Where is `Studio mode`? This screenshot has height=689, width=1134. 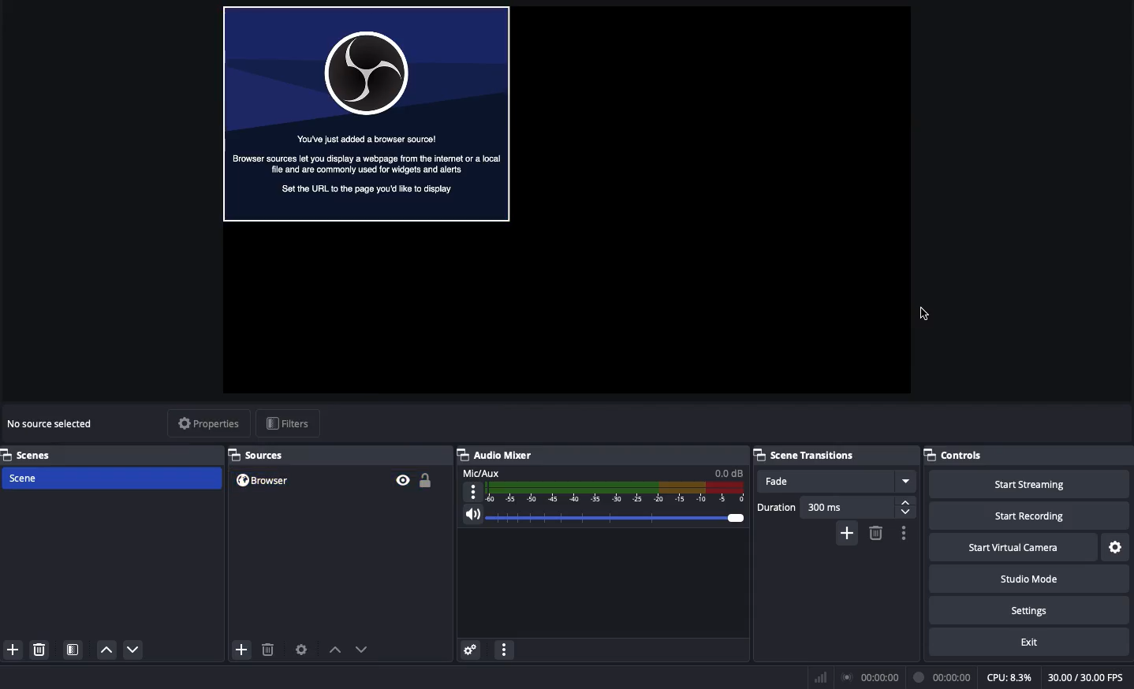 Studio mode is located at coordinates (1028, 577).